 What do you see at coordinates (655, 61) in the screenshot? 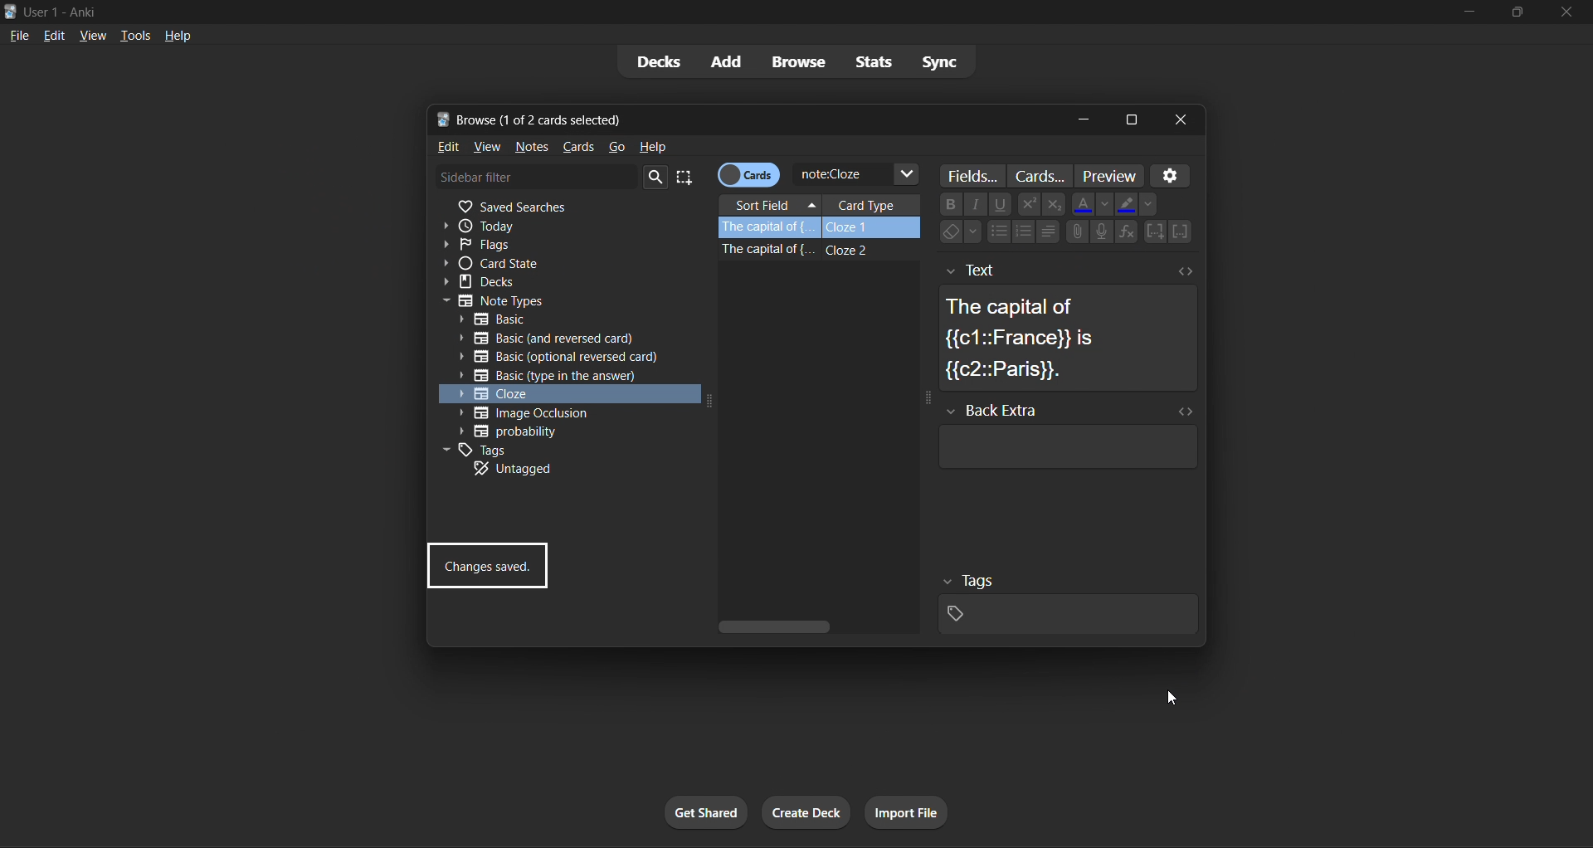
I see `decks` at bounding box center [655, 61].